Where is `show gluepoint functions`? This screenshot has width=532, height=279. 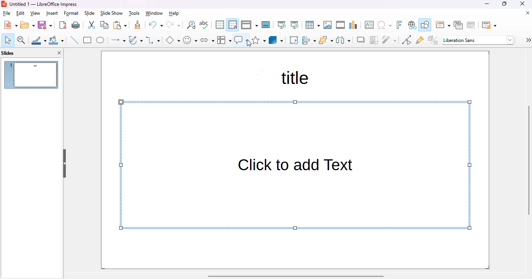
show gluepoint functions is located at coordinates (420, 40).